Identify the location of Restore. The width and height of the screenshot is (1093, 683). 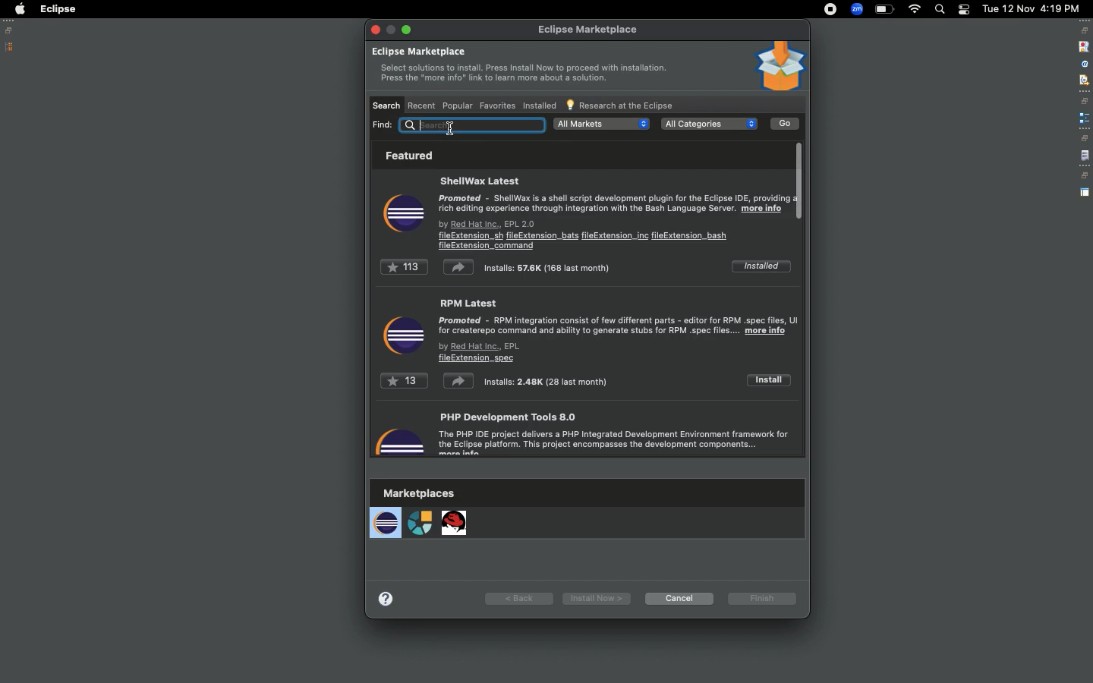
(11, 30).